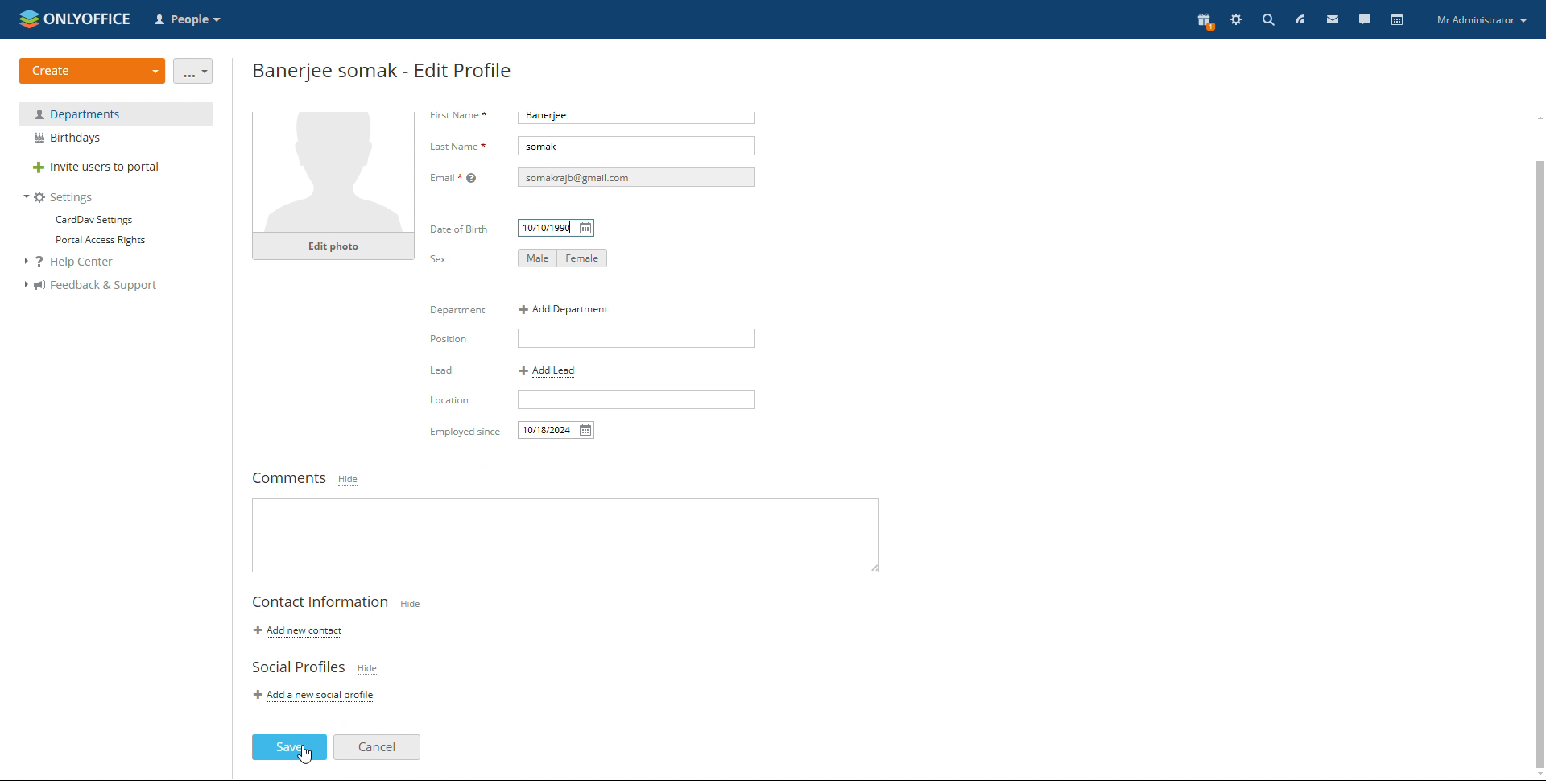  I want to click on sex, so click(439, 259).